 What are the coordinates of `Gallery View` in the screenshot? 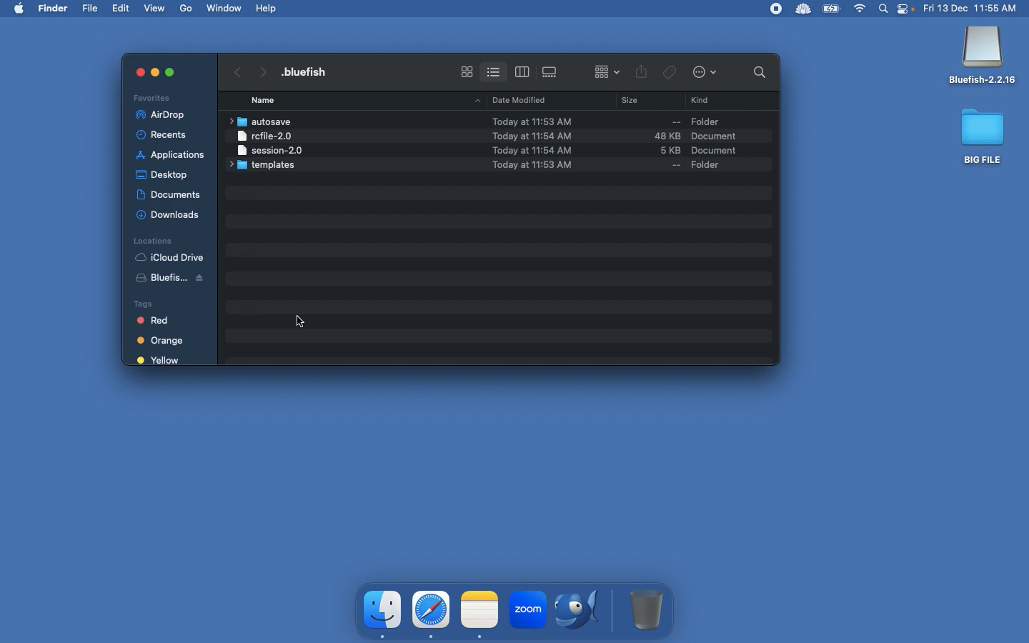 It's located at (551, 69).